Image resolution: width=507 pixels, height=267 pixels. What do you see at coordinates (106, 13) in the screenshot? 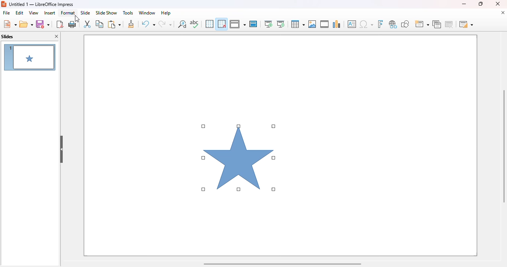
I see `slide show` at bounding box center [106, 13].